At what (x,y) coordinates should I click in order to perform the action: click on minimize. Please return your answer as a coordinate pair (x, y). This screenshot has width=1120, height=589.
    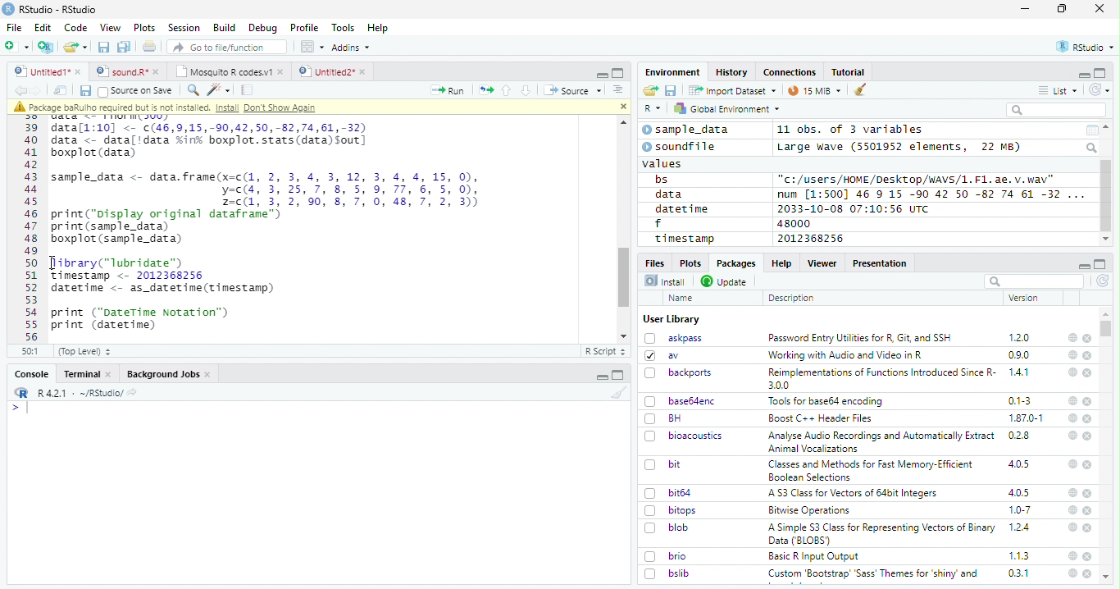
    Looking at the image, I should click on (601, 73).